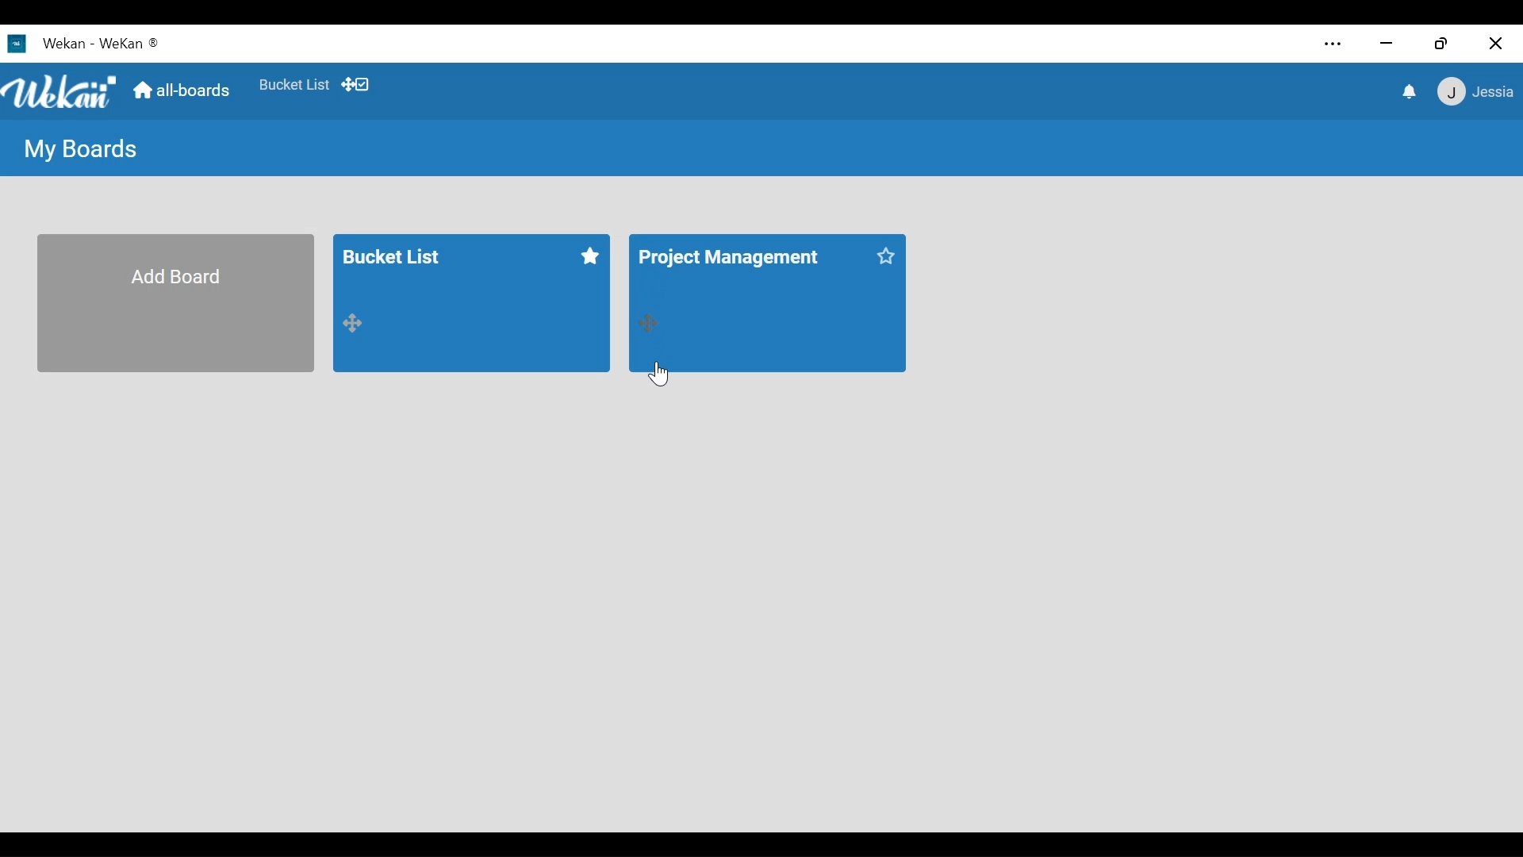 This screenshot has width=1523, height=857. Describe the element at coordinates (175, 302) in the screenshot. I see `Add Board` at that location.